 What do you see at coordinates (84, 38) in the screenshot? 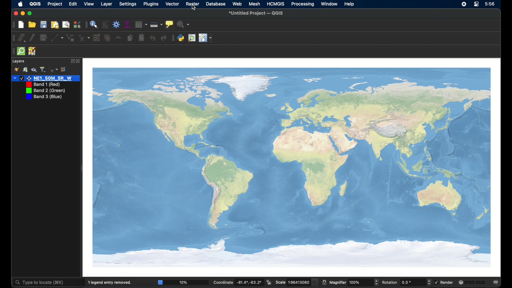
I see `vertex tool` at bounding box center [84, 38].